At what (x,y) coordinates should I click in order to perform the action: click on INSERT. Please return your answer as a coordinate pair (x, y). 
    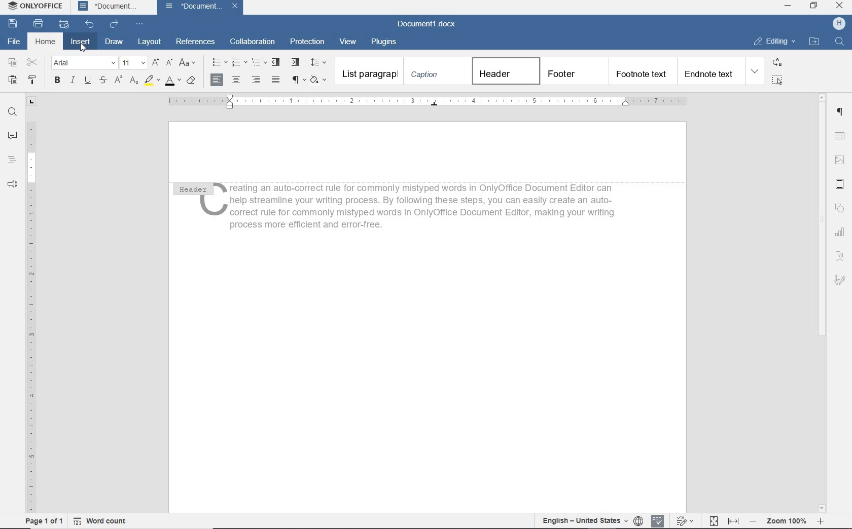
    Looking at the image, I should click on (80, 42).